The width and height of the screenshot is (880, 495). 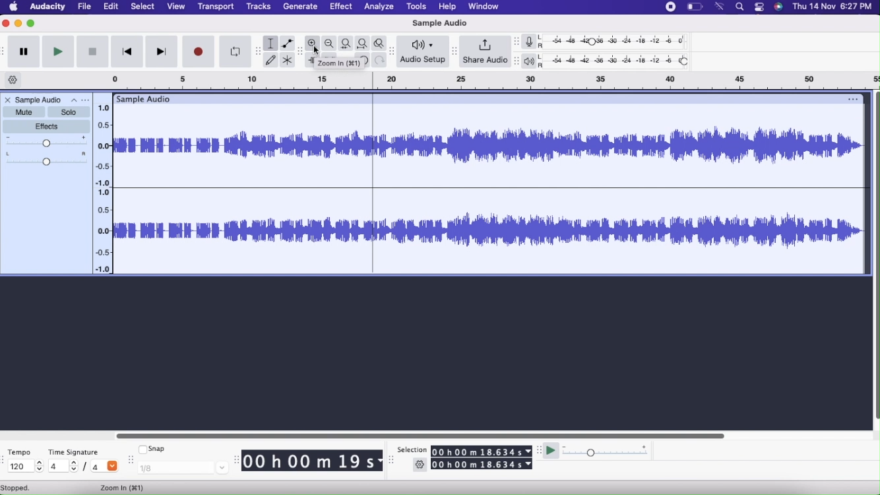 I want to click on Mute, so click(x=23, y=112).